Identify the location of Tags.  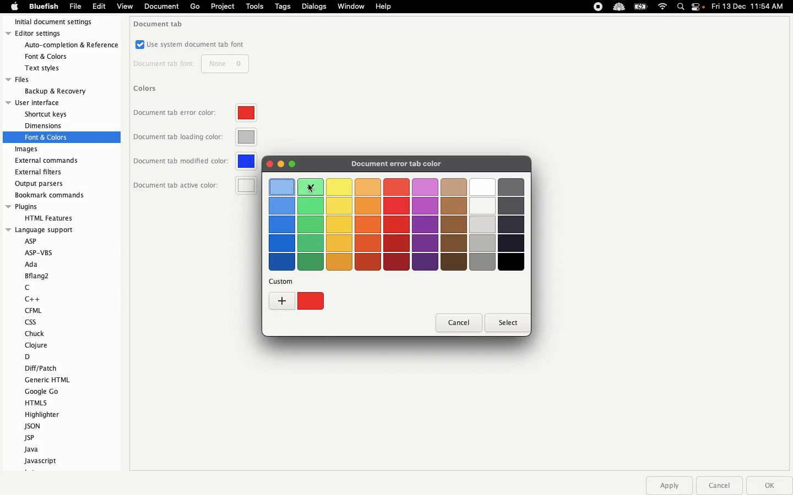
(284, 6).